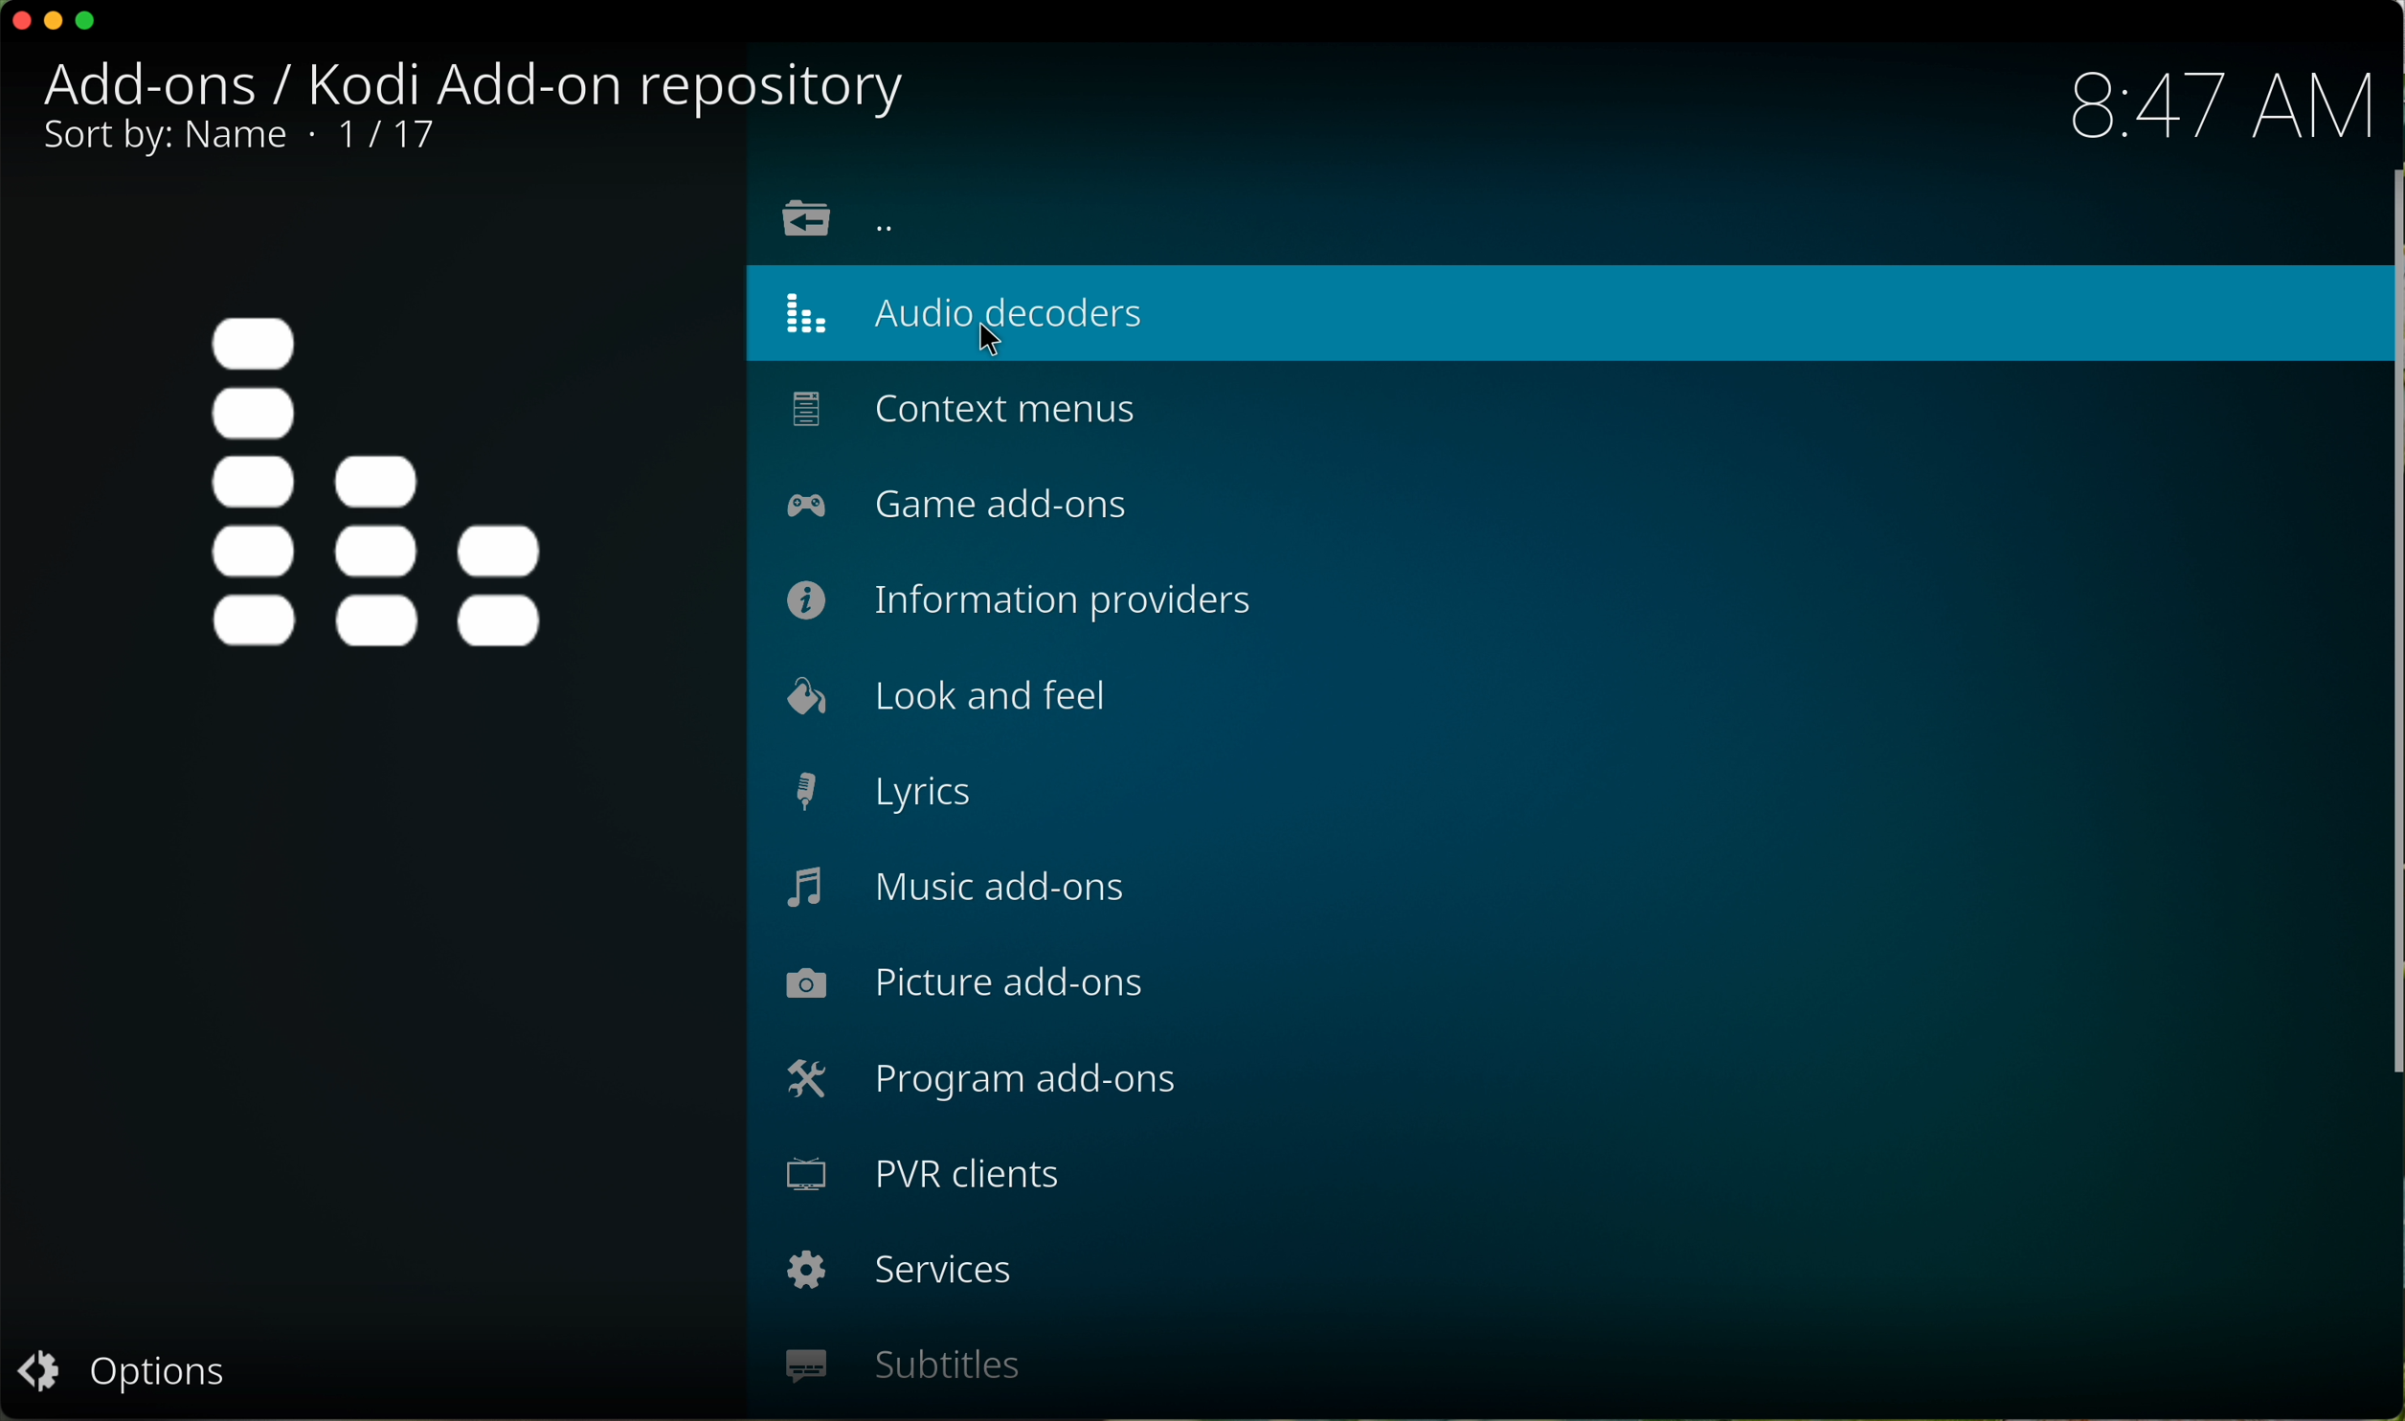 This screenshot has width=2405, height=1421. What do you see at coordinates (1026, 598) in the screenshot?
I see `information providers` at bounding box center [1026, 598].